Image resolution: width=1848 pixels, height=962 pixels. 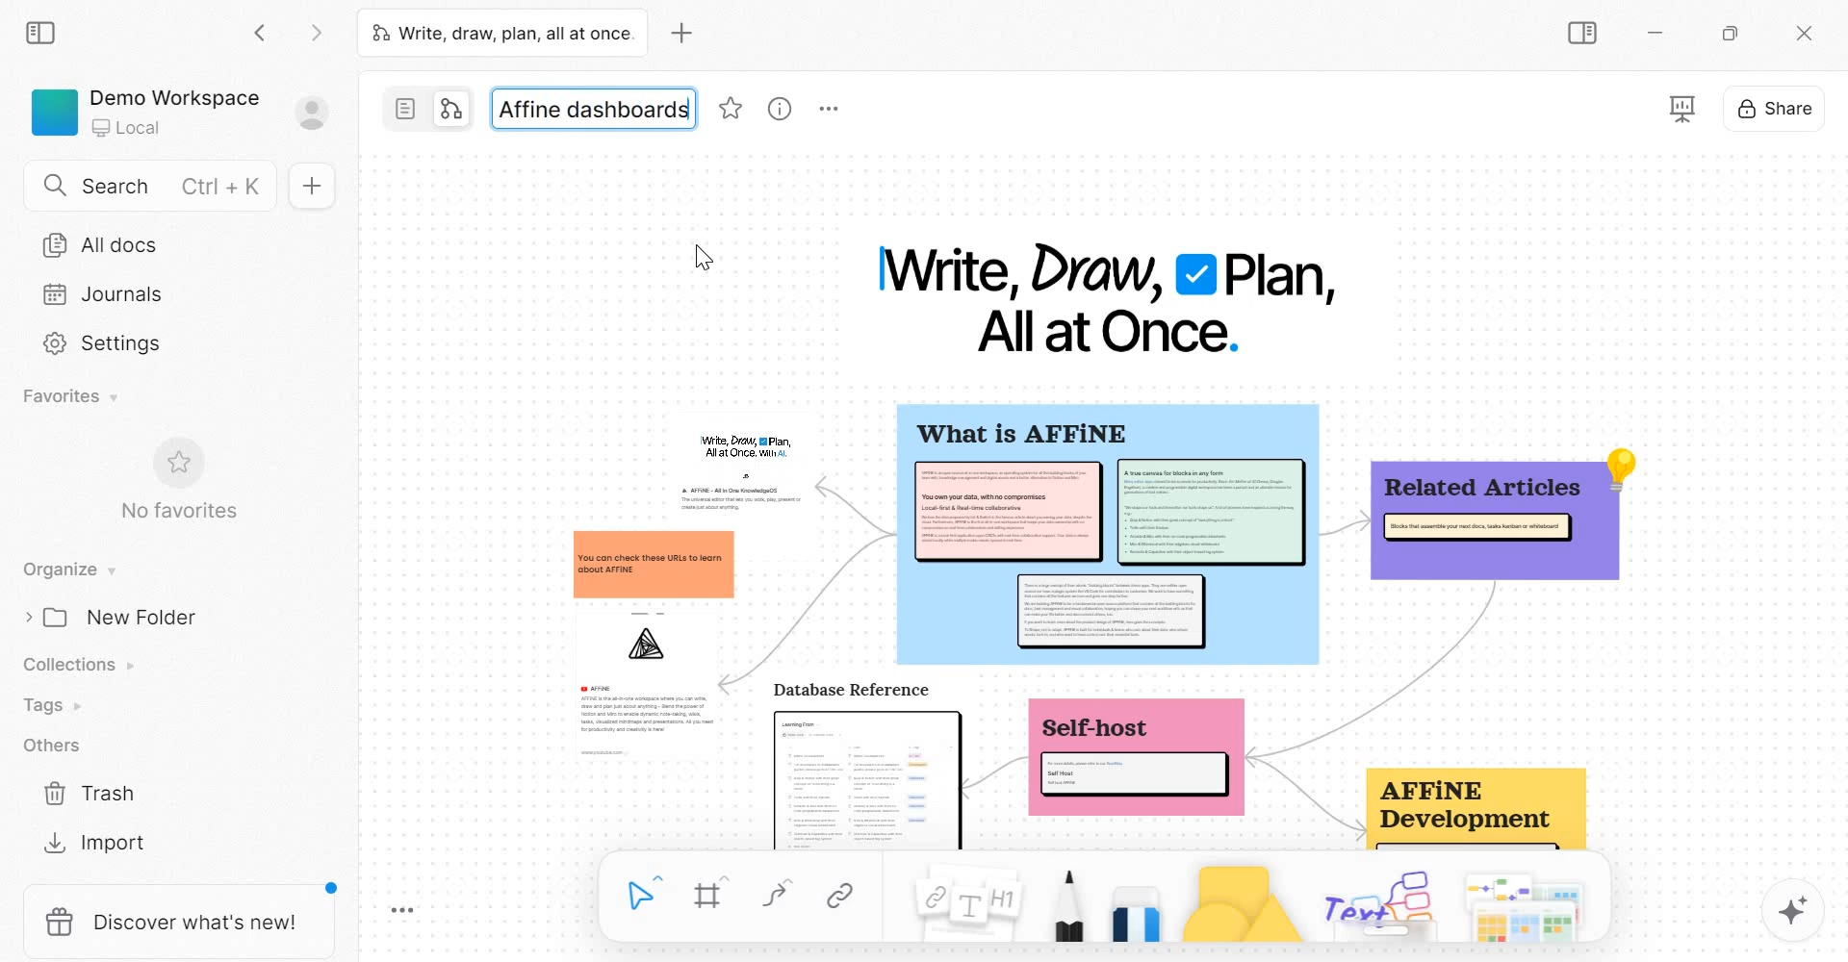 I want to click on view information, so click(x=777, y=109).